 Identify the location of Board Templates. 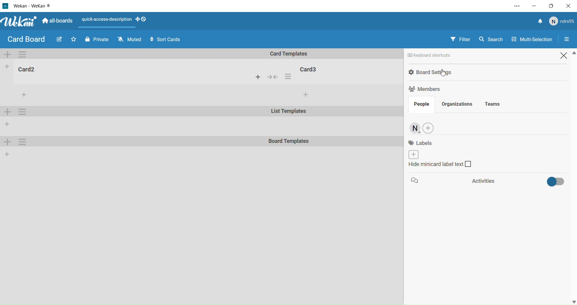
(289, 142).